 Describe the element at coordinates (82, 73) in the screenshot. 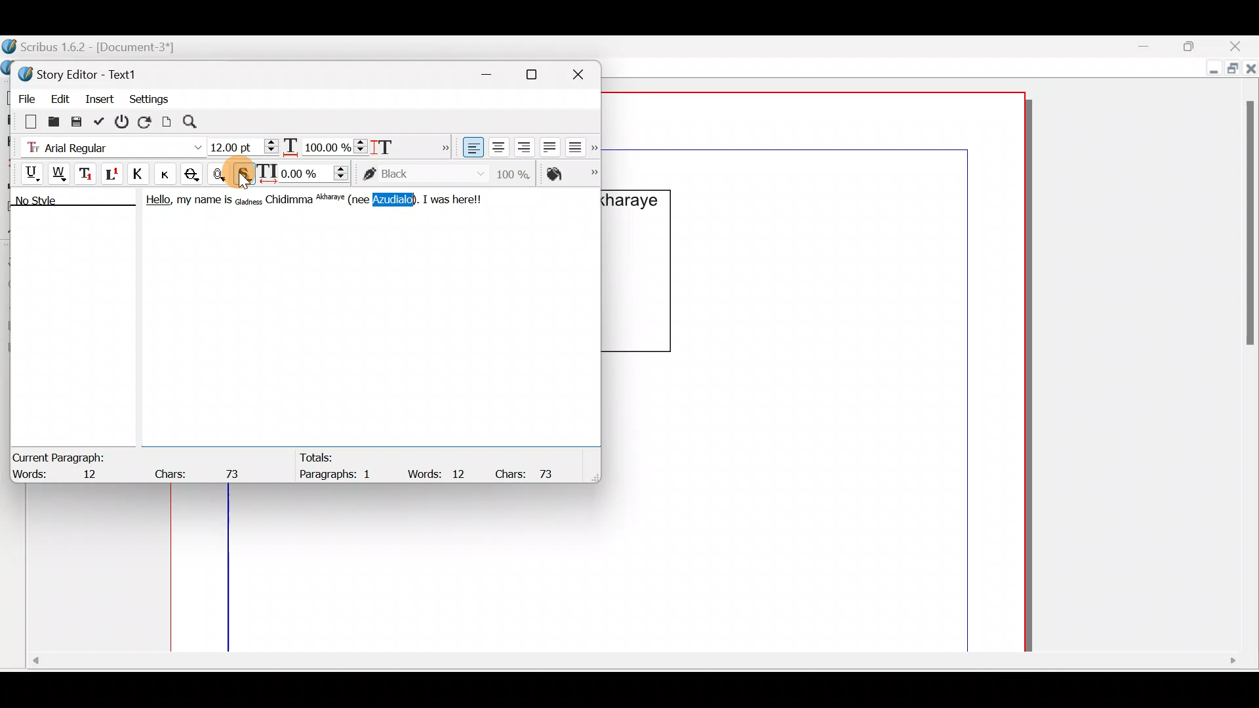

I see `Story Editor - Text1` at that location.